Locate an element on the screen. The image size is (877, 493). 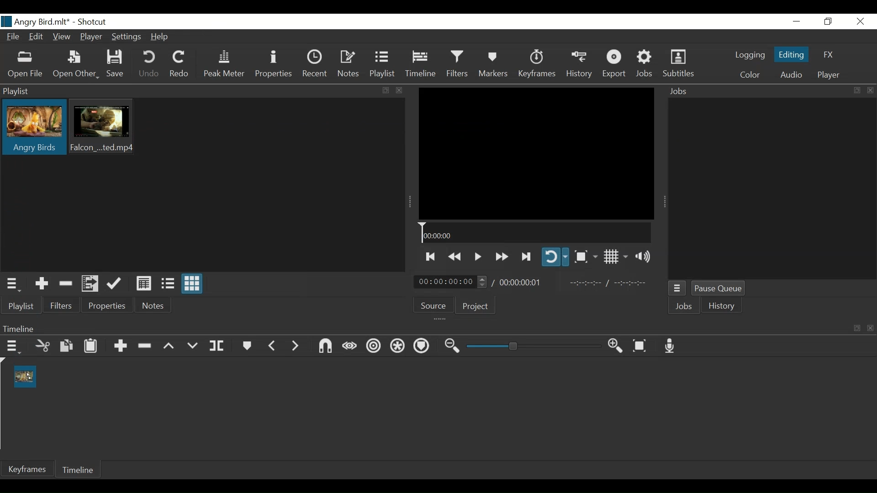
Zoom slider is located at coordinates (532, 347).